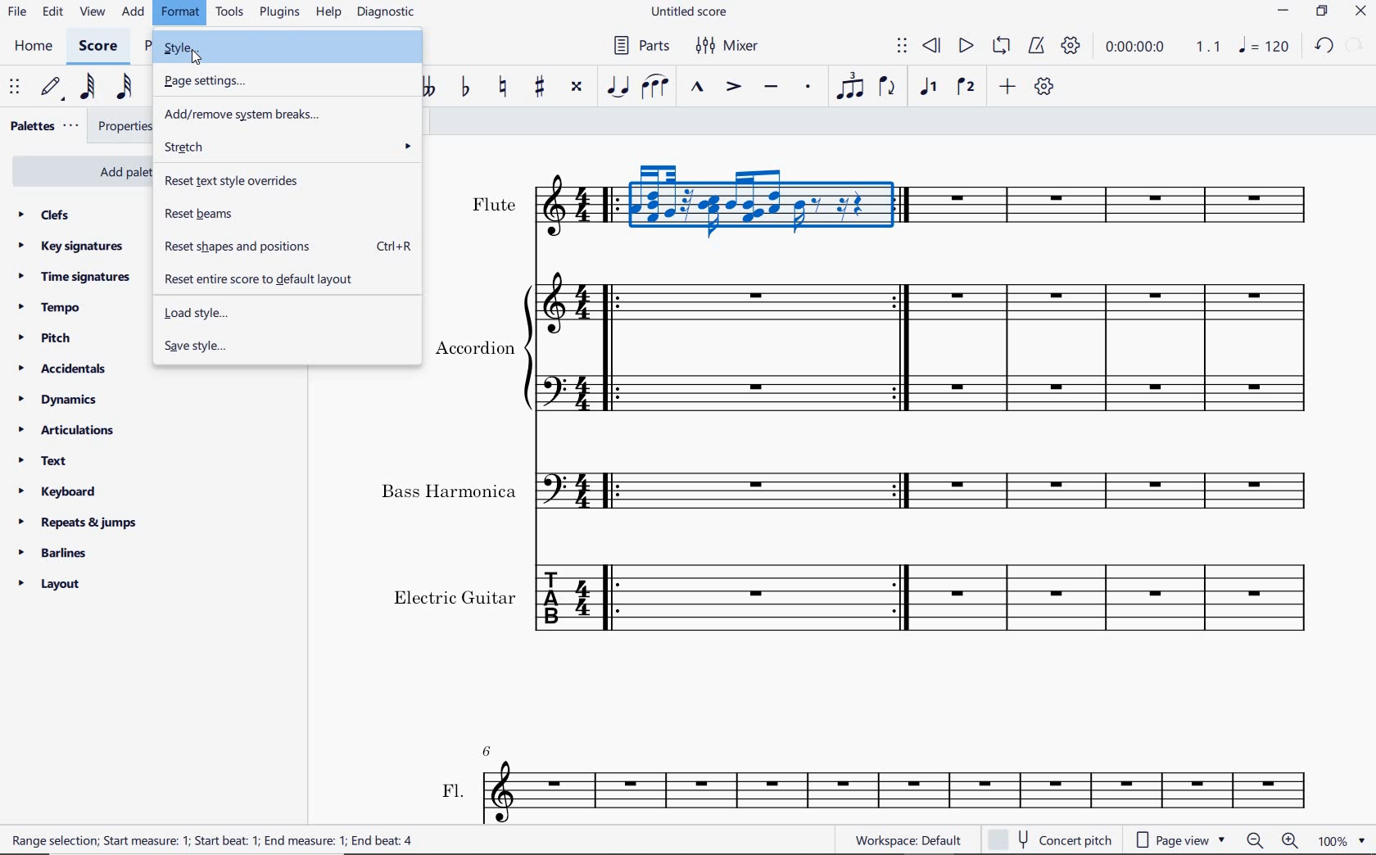 This screenshot has width=1376, height=855. What do you see at coordinates (888, 88) in the screenshot?
I see `flip direction` at bounding box center [888, 88].